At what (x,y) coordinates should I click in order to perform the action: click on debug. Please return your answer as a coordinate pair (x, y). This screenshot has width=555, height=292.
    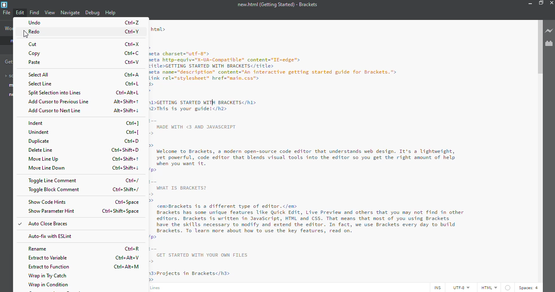
    Looking at the image, I should click on (92, 13).